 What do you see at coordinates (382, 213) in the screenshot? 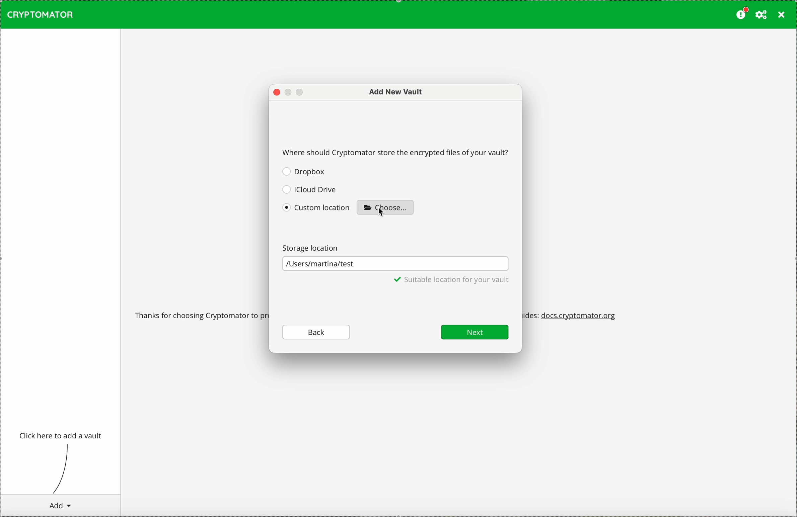
I see `mouse pointer` at bounding box center [382, 213].